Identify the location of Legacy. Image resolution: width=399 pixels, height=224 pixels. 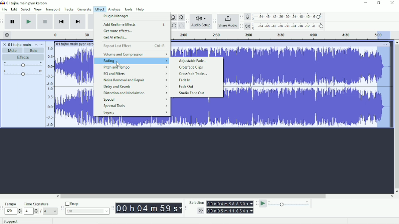
(135, 113).